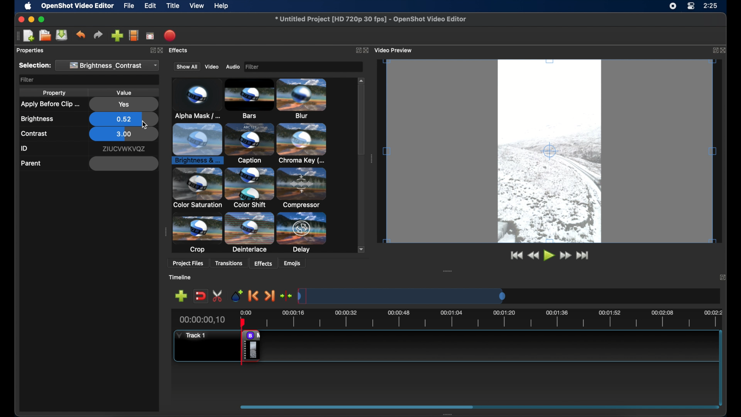 Image resolution: width=741 pixels, height=417 pixels. I want to click on import files, so click(117, 36).